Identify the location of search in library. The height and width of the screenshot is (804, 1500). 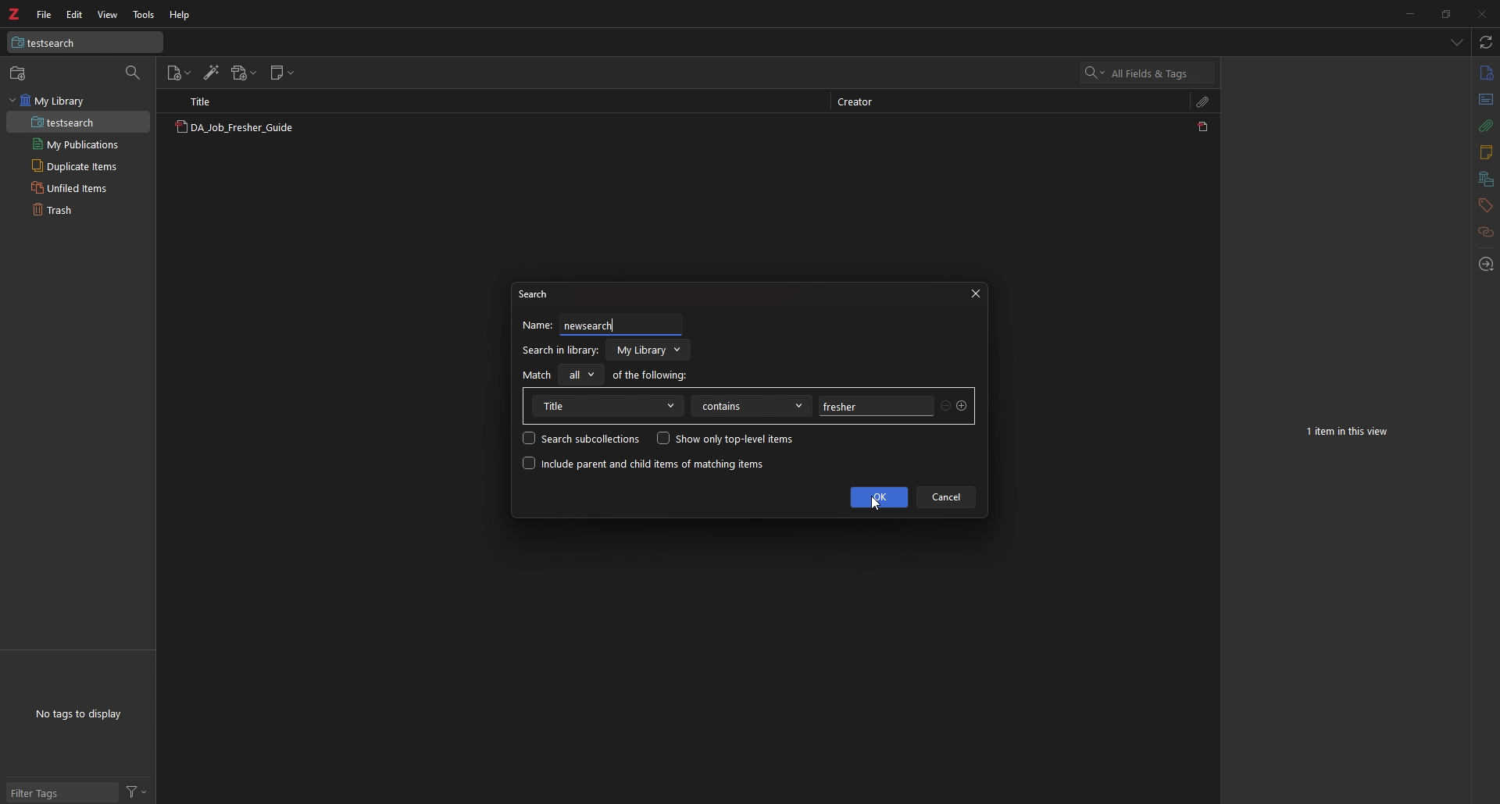
(560, 350).